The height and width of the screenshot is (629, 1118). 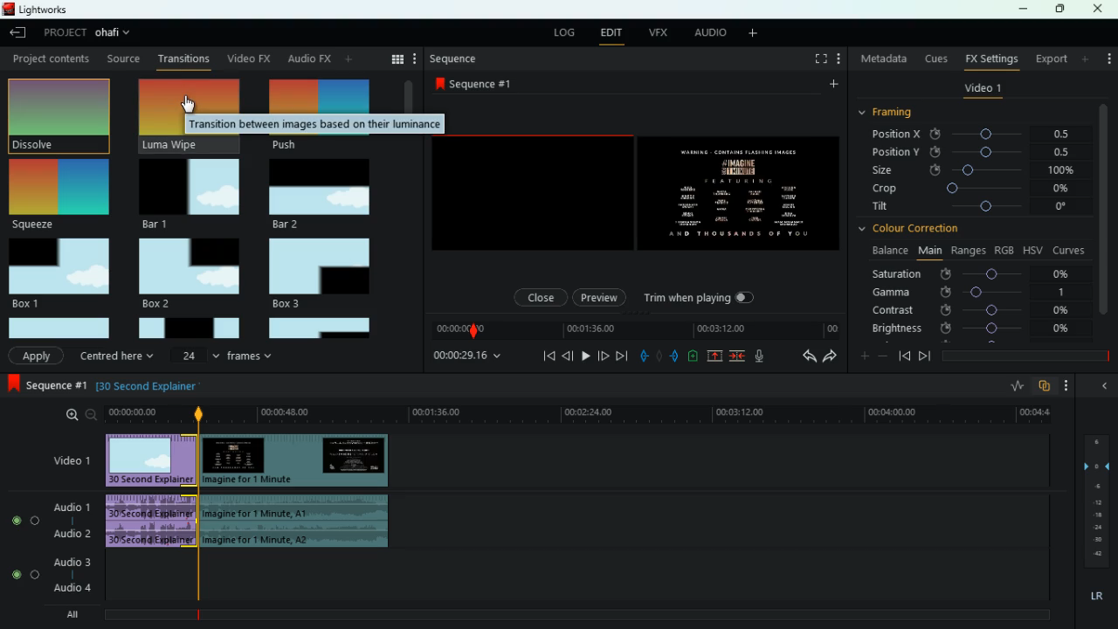 I want to click on vertical scroll bar, so click(x=1104, y=221).